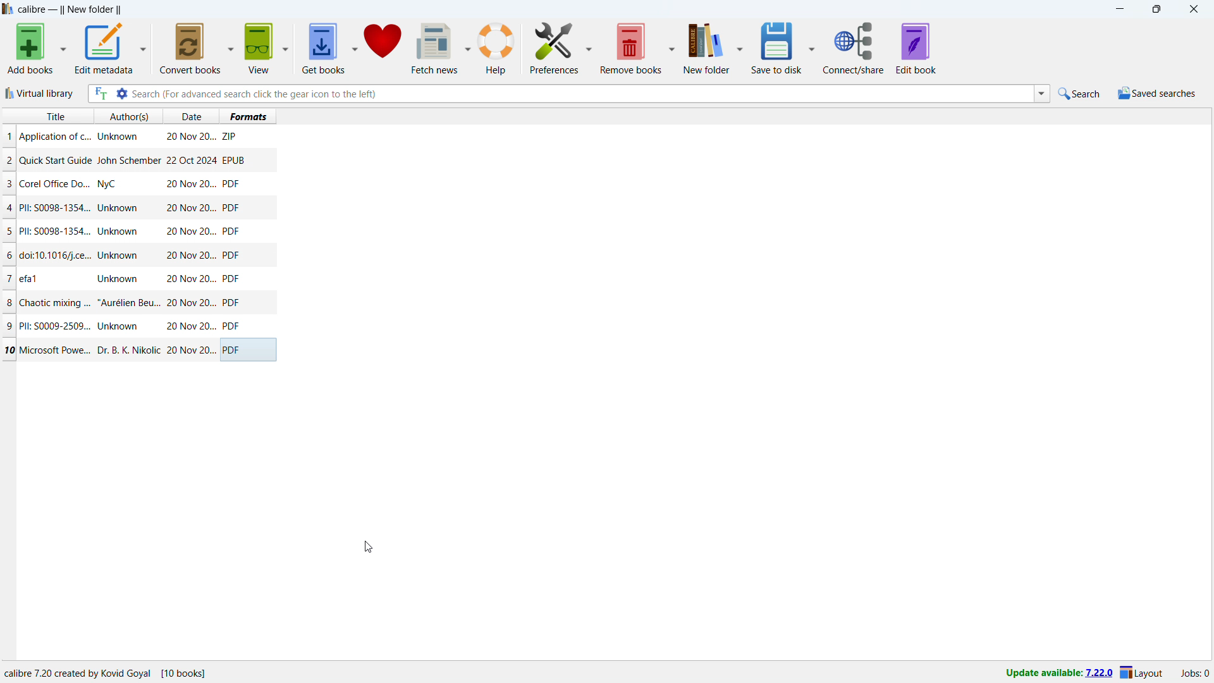 Image resolution: width=1214 pixels, height=683 pixels. I want to click on PII: S0009-2509..., so click(56, 325).